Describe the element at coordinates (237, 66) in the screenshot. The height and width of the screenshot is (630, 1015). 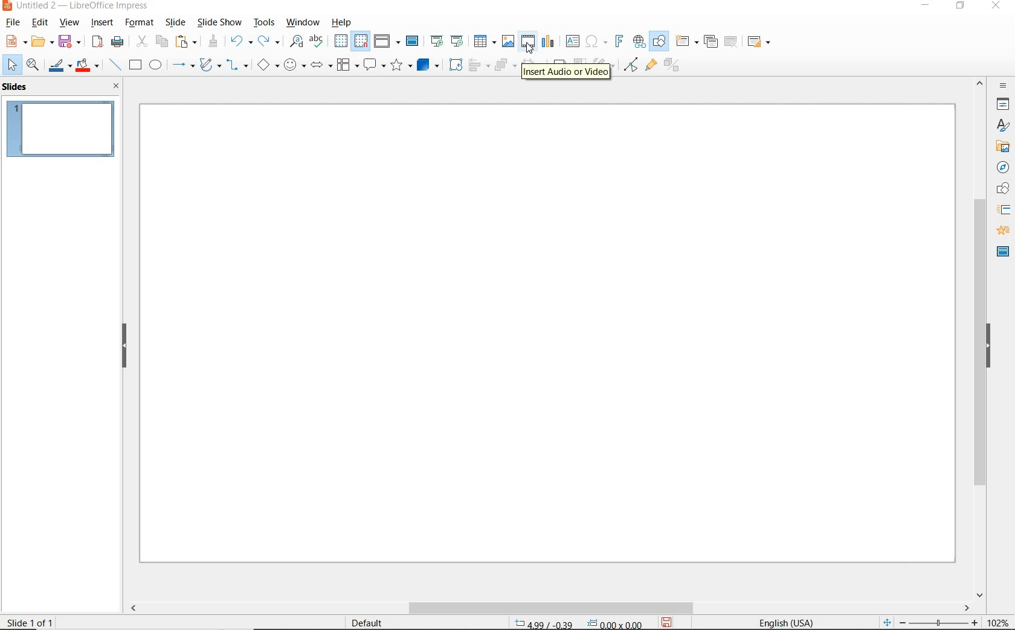
I see `CONNECTORS` at that location.